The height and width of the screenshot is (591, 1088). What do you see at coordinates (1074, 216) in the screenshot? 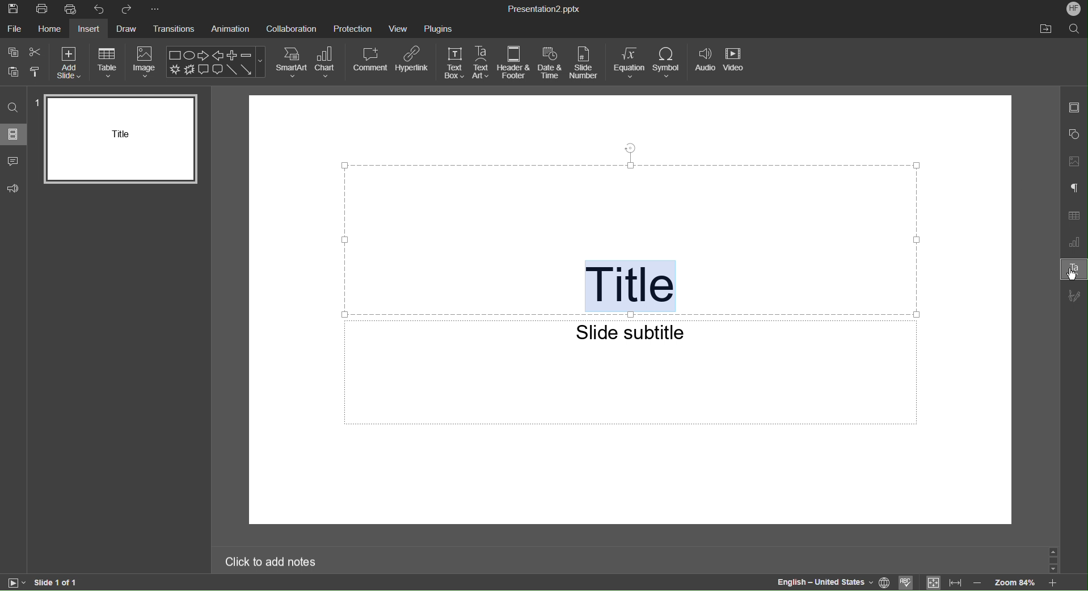
I see `Table Settings` at bounding box center [1074, 216].